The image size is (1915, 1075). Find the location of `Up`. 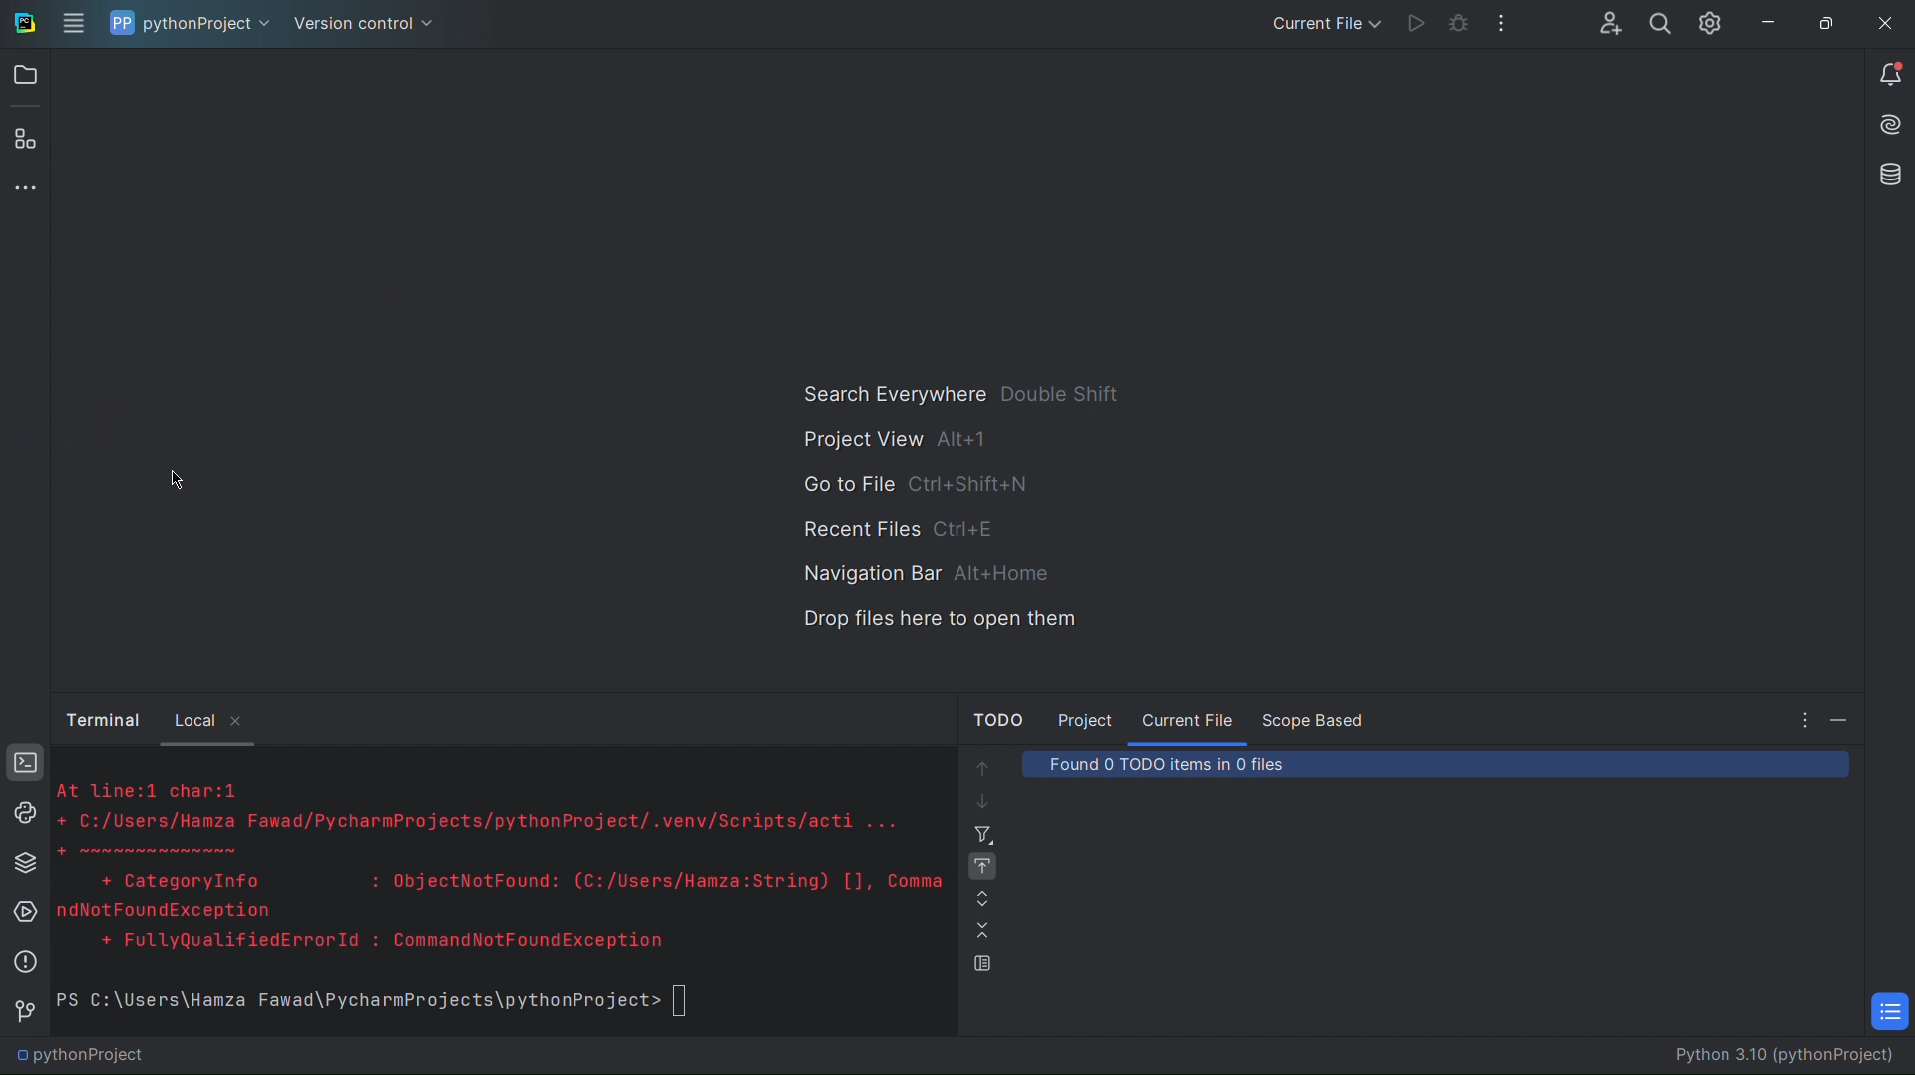

Up is located at coordinates (980, 764).